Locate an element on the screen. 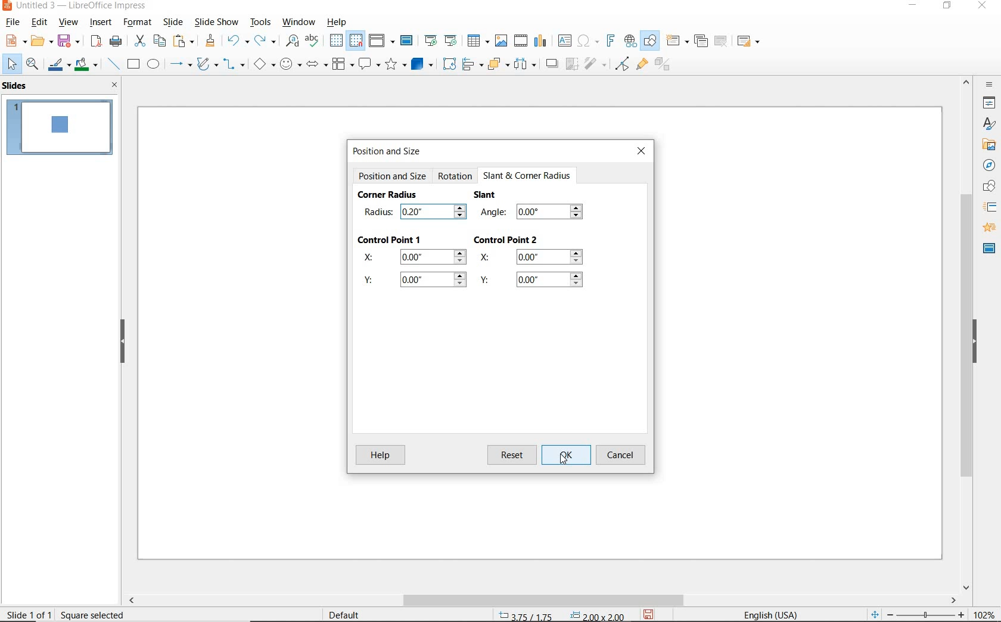  cursor is located at coordinates (462, 212).